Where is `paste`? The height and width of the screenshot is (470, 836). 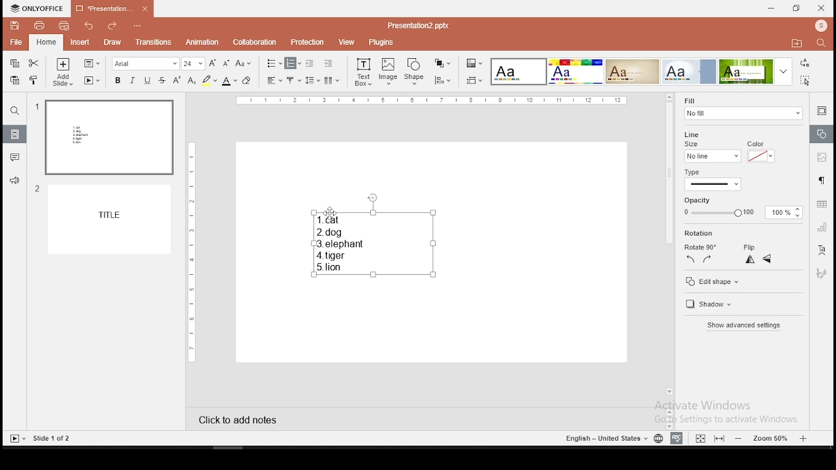
paste is located at coordinates (16, 81).